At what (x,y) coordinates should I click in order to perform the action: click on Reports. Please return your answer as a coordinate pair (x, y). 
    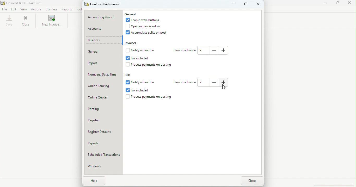
    Looking at the image, I should click on (67, 9).